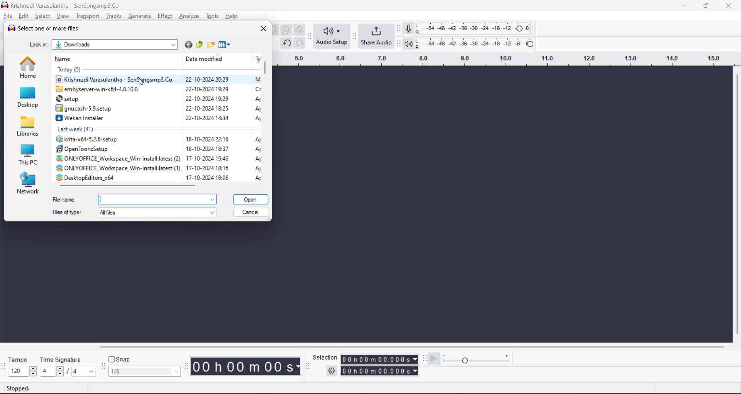  What do you see at coordinates (158, 158) in the screenshot?
I see `2% ONLYOFFICE_Workspace_Win-install.latest (2) 17-10-2024 19:46 A` at bounding box center [158, 158].